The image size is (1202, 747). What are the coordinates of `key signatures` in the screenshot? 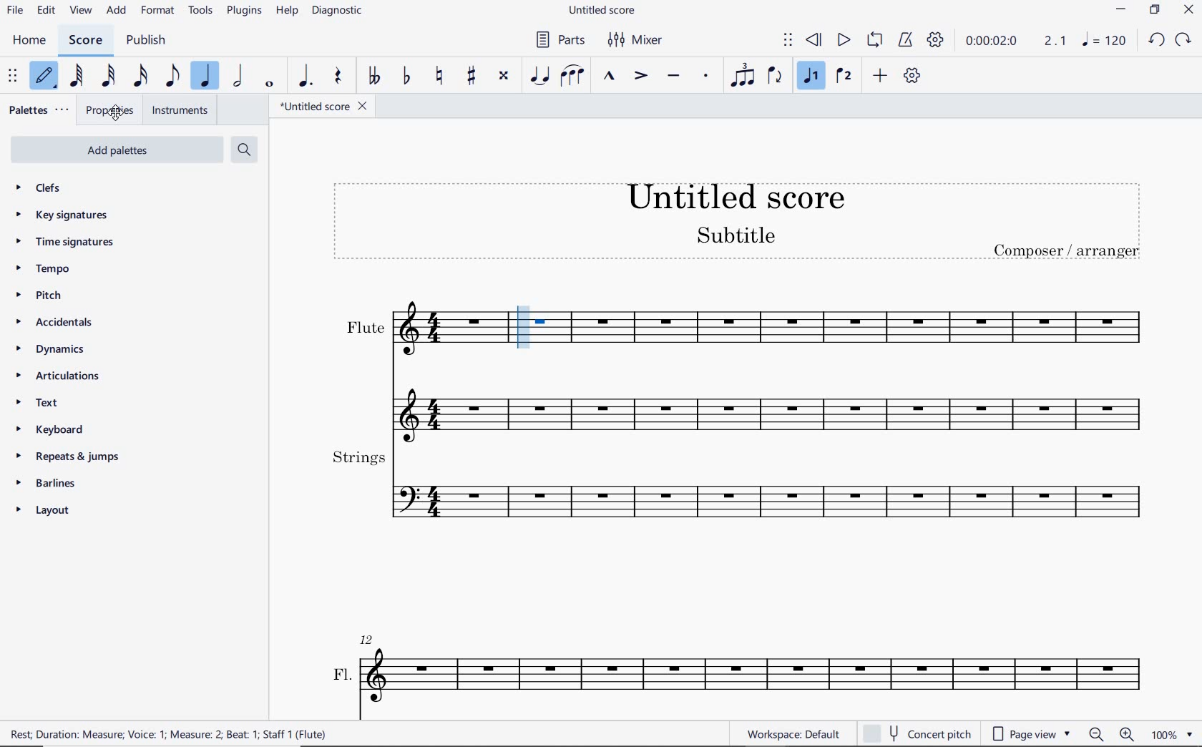 It's located at (68, 217).